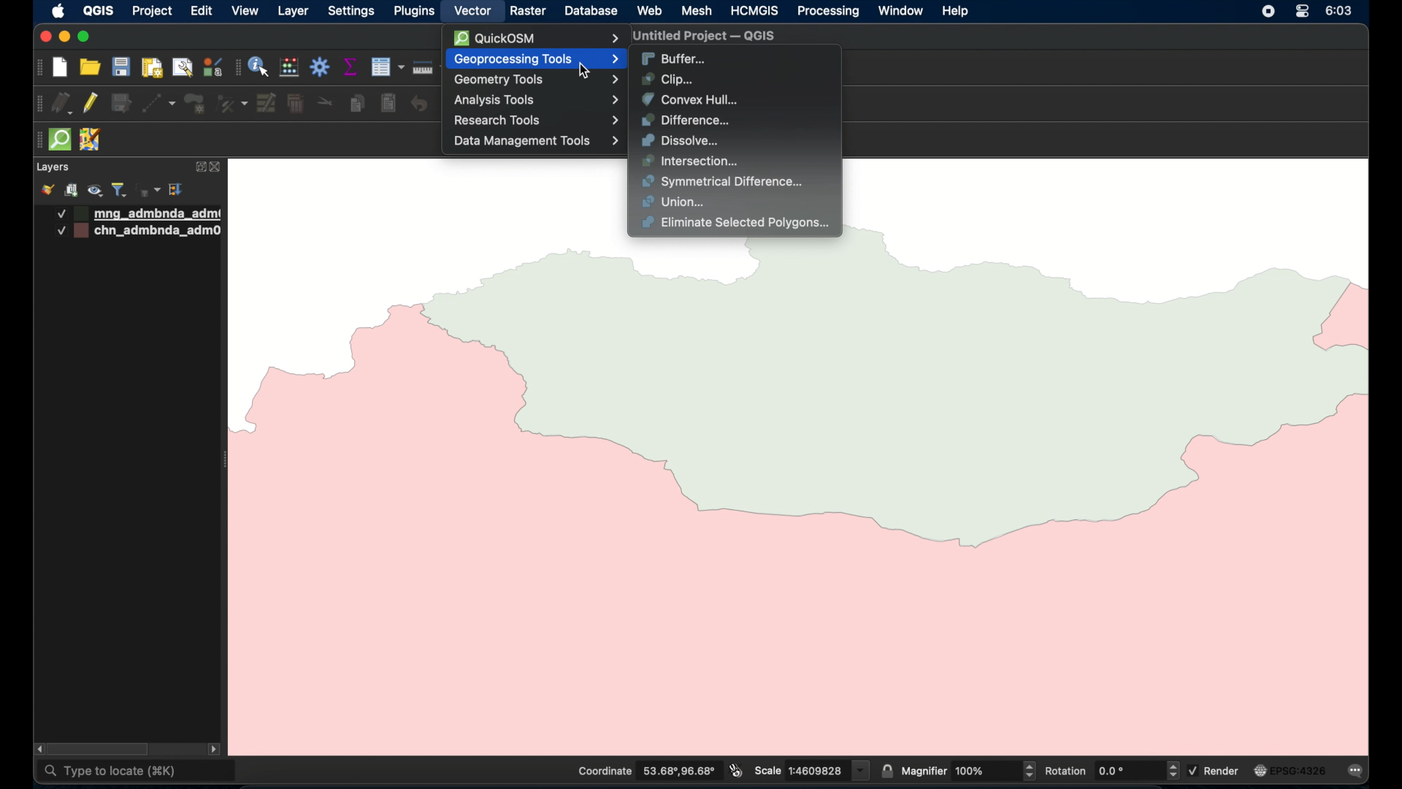 This screenshot has height=789, width=1402. What do you see at coordinates (89, 102) in the screenshot?
I see `toggle editing` at bounding box center [89, 102].